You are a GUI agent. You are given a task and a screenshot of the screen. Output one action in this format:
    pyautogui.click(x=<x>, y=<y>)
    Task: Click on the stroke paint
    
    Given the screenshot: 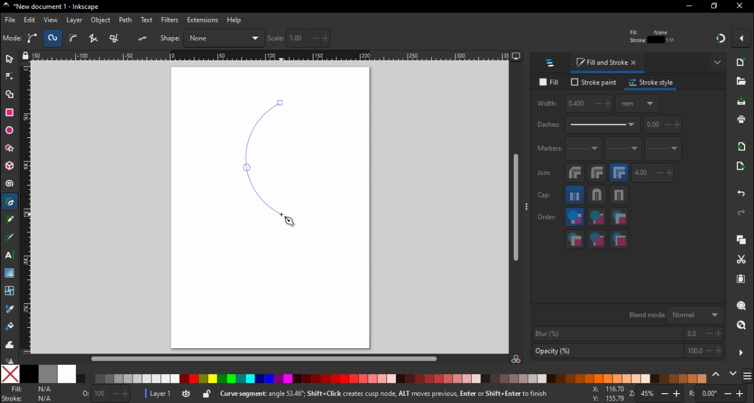 What is the action you would take?
    pyautogui.click(x=593, y=83)
    